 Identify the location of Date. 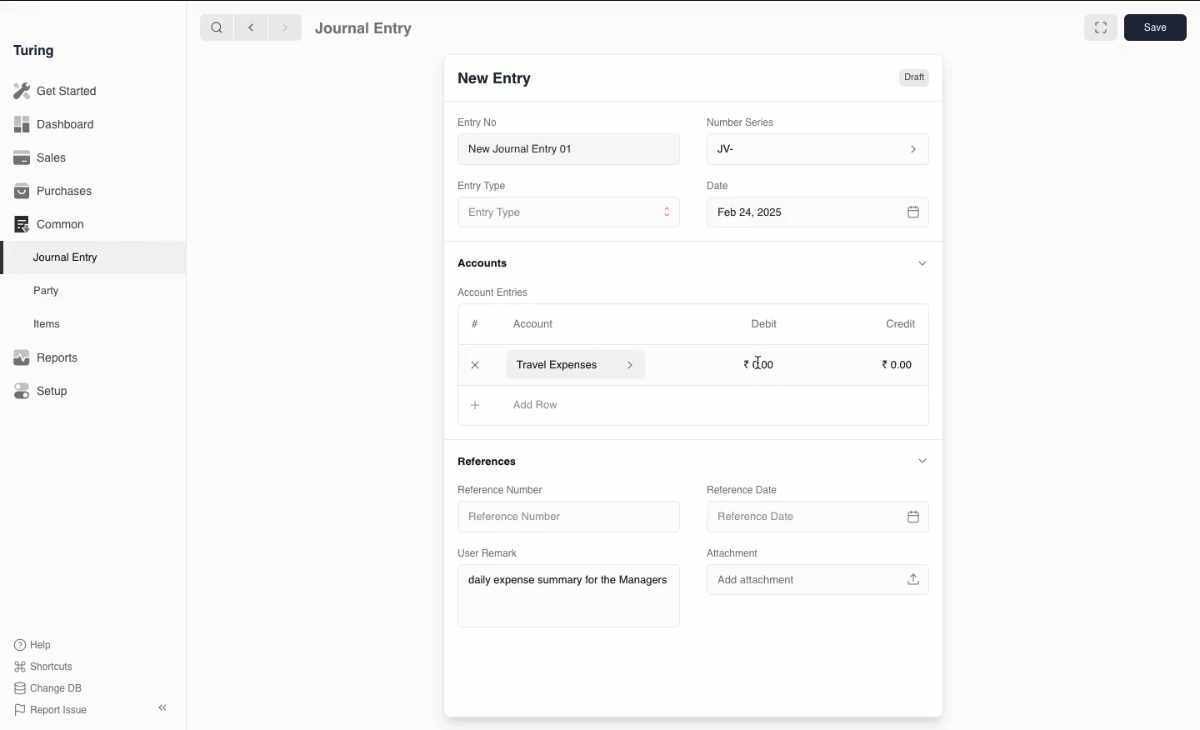
(720, 185).